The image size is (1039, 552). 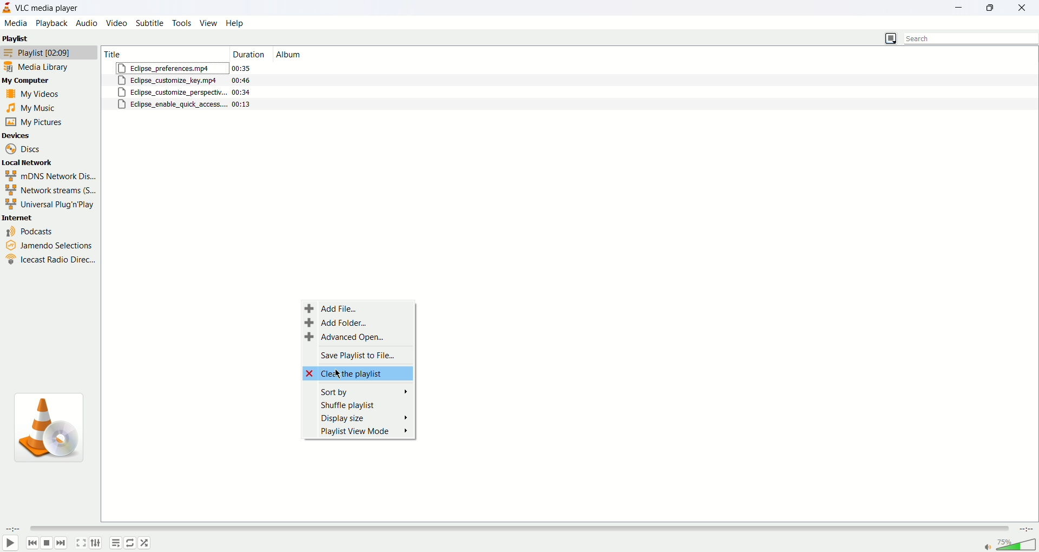 I want to click on mDNS Network, so click(x=49, y=176).